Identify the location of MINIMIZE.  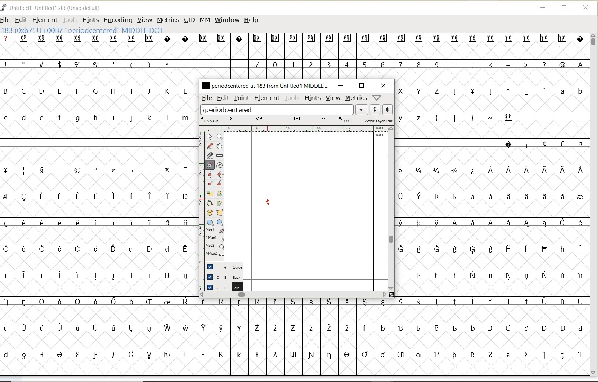
(543, 9).